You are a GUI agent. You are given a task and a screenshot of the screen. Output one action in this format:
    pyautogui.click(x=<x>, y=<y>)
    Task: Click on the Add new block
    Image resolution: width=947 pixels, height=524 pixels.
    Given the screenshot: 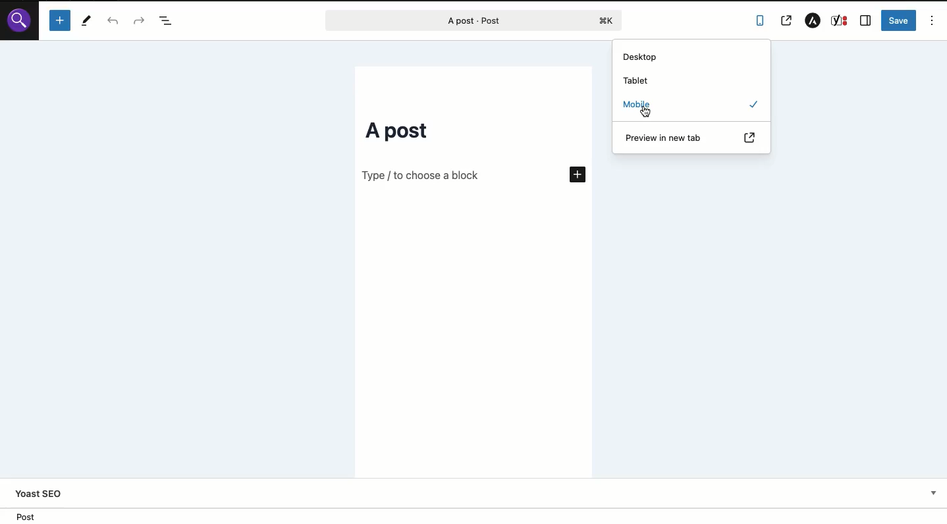 What is the action you would take?
    pyautogui.click(x=61, y=21)
    